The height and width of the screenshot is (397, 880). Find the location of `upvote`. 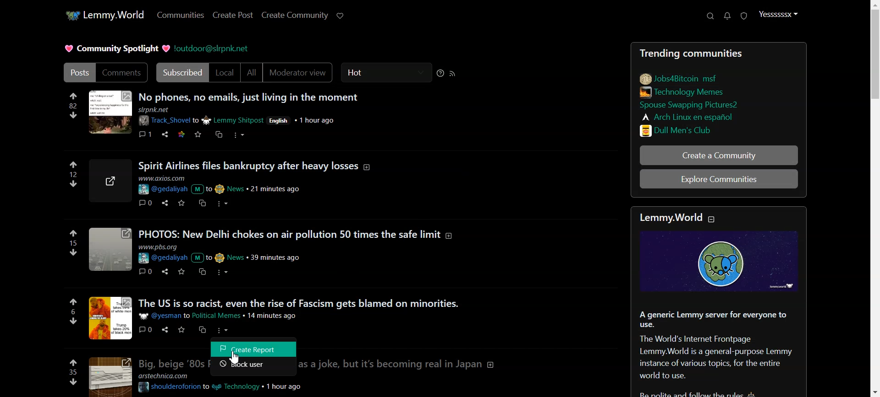

upvote is located at coordinates (73, 165).